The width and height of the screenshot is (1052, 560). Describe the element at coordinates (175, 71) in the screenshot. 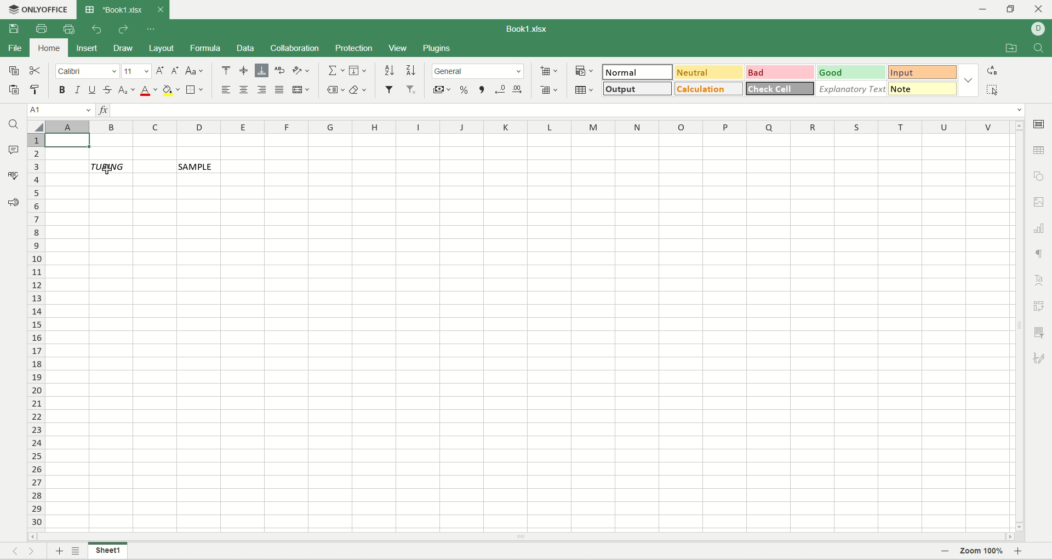

I see `decrease font size` at that location.